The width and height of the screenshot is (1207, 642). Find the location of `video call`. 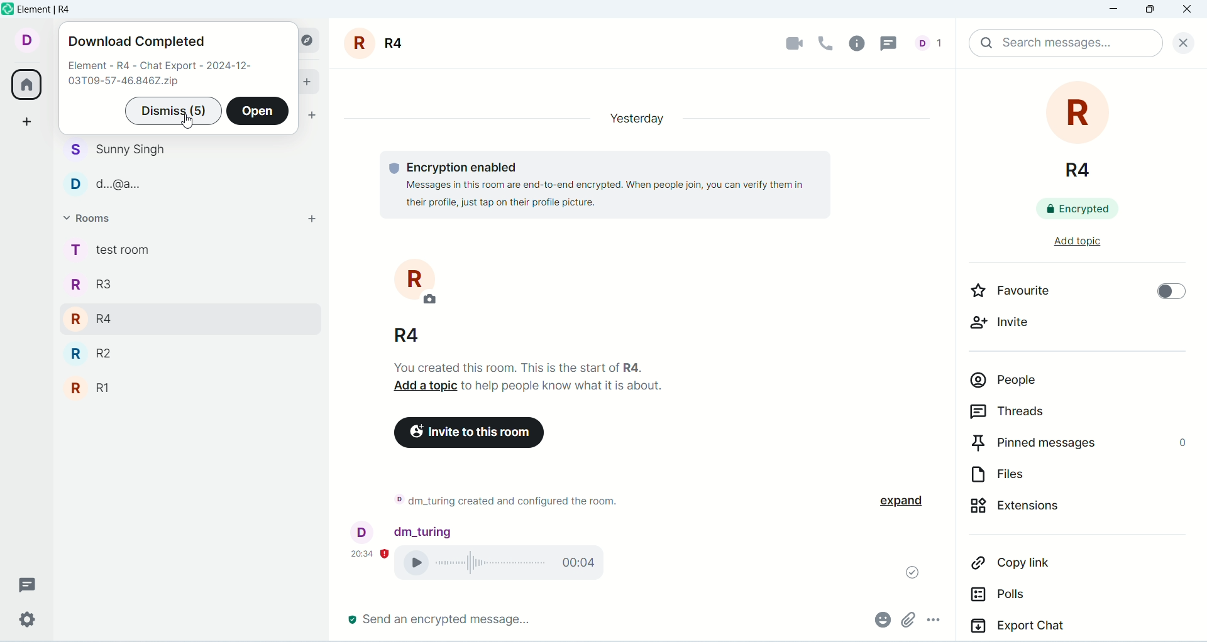

video call is located at coordinates (787, 44).